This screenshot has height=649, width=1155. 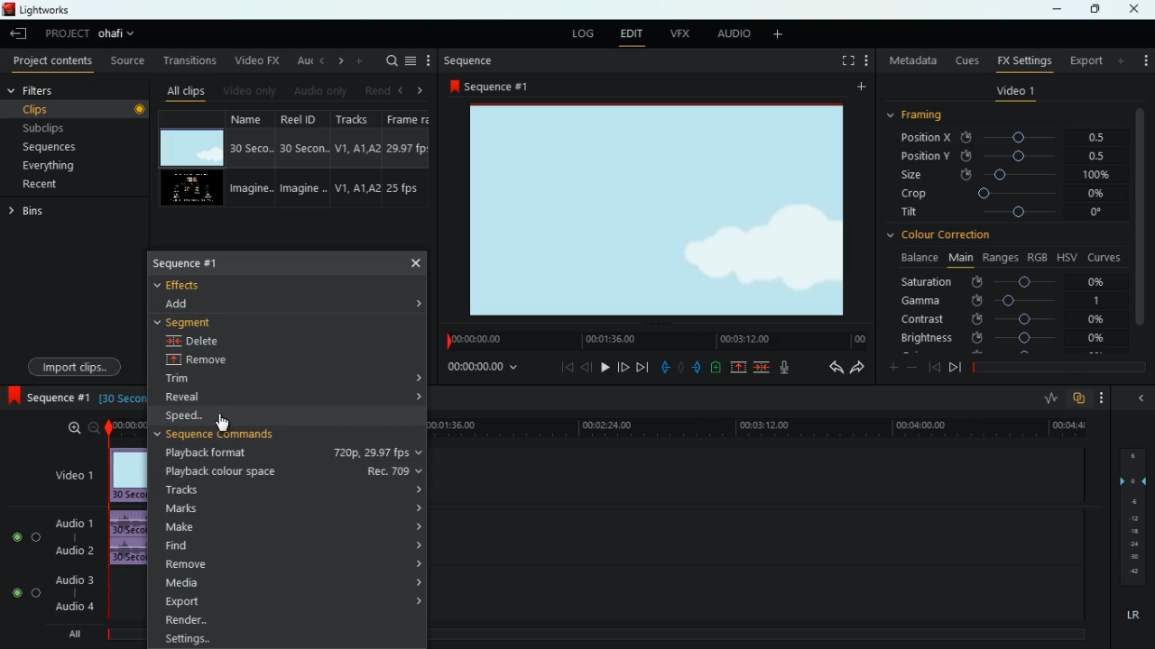 I want to click on right, so click(x=337, y=60).